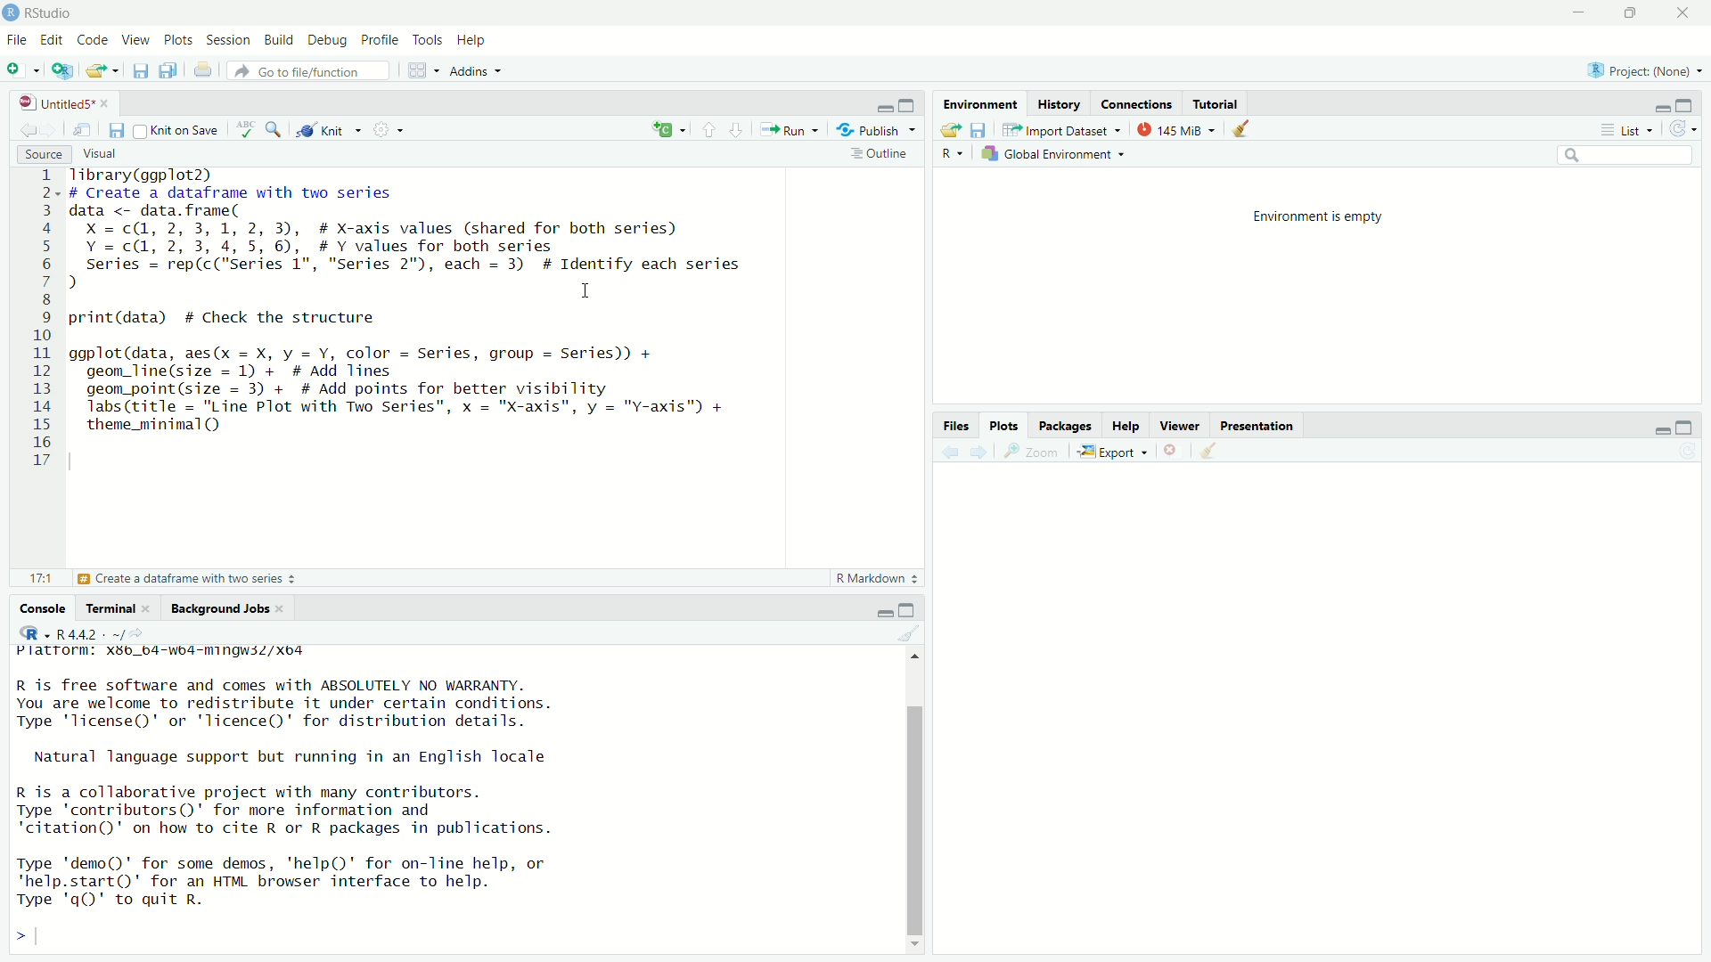  Describe the element at coordinates (42, 13) in the screenshot. I see `Rstudio` at that location.